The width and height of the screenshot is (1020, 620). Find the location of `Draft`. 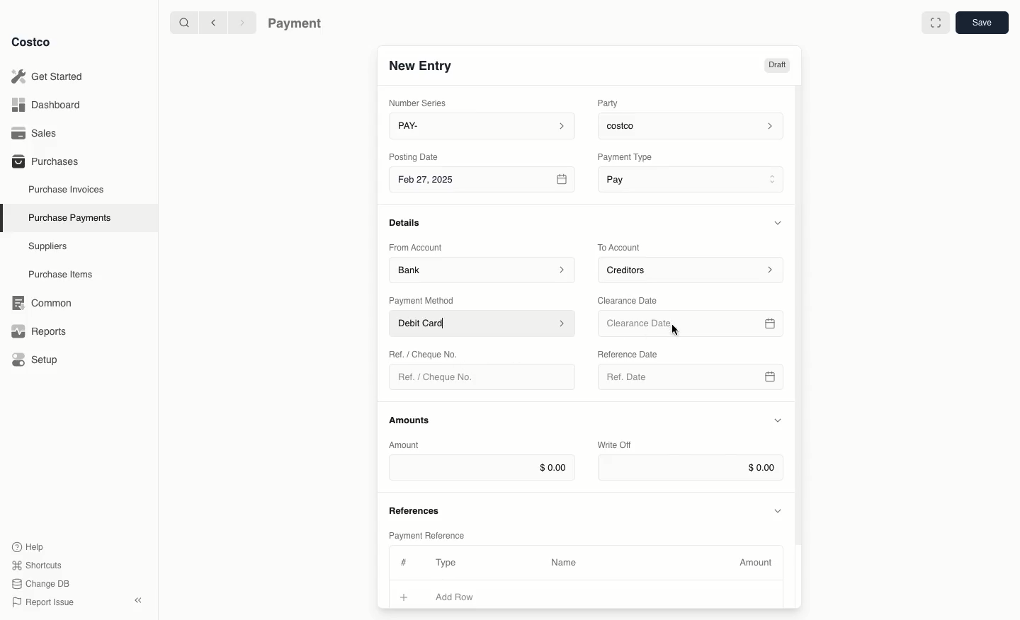

Draft is located at coordinates (776, 65).